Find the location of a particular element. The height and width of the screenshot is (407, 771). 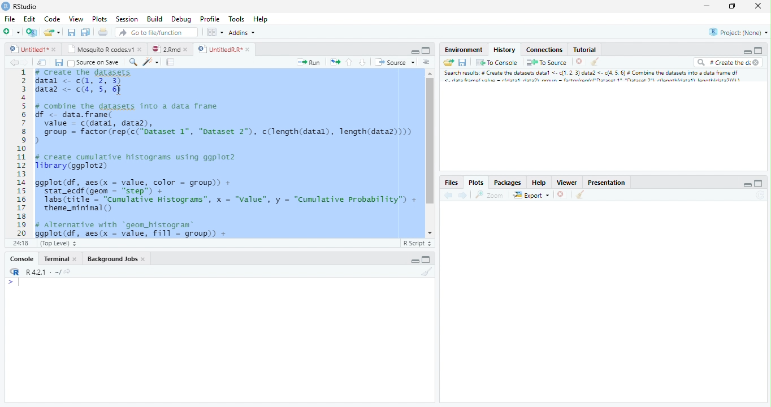

Untitled is located at coordinates (34, 48).